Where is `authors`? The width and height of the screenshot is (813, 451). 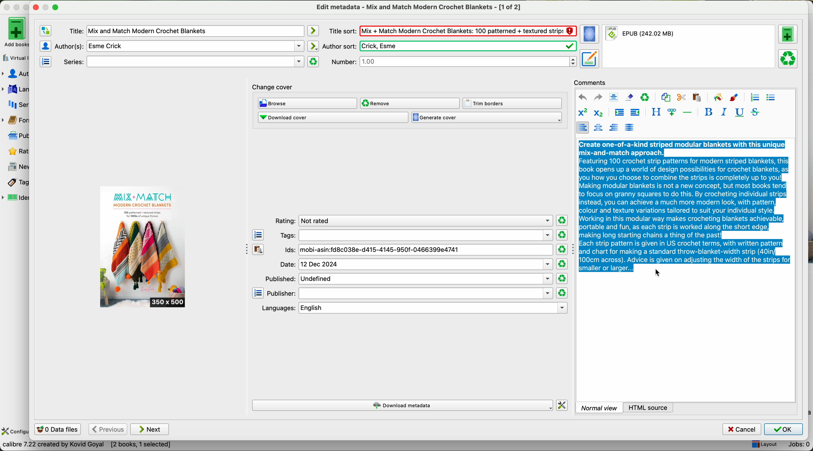
authors is located at coordinates (15, 74).